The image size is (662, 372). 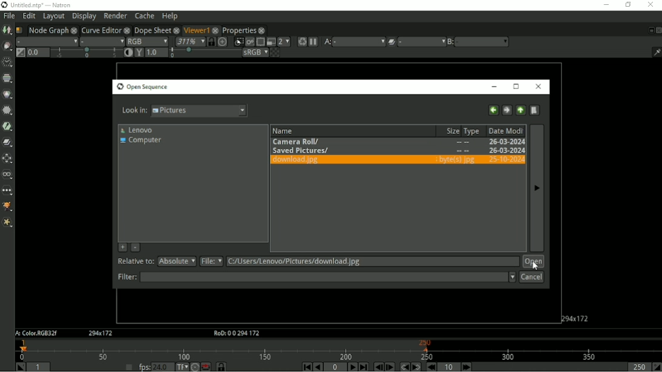 What do you see at coordinates (144, 367) in the screenshot?
I see `fps` at bounding box center [144, 367].